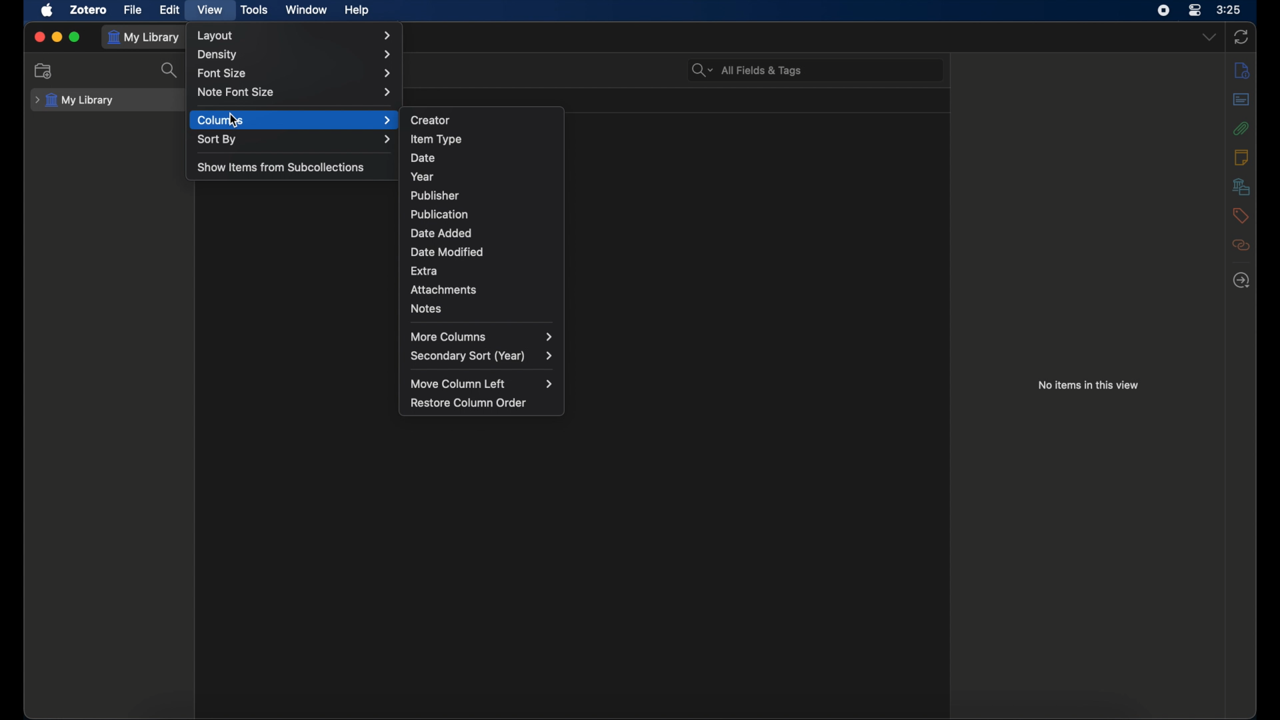 This screenshot has width=1280, height=720. I want to click on font size, so click(293, 73).